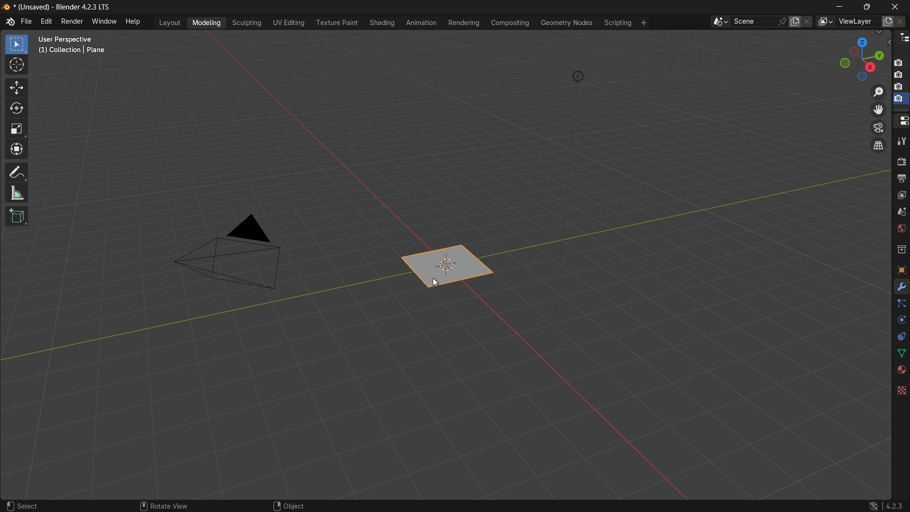 Image resolution: width=910 pixels, height=512 pixels. What do you see at coordinates (883, 504) in the screenshot?
I see `4.2.3` at bounding box center [883, 504].